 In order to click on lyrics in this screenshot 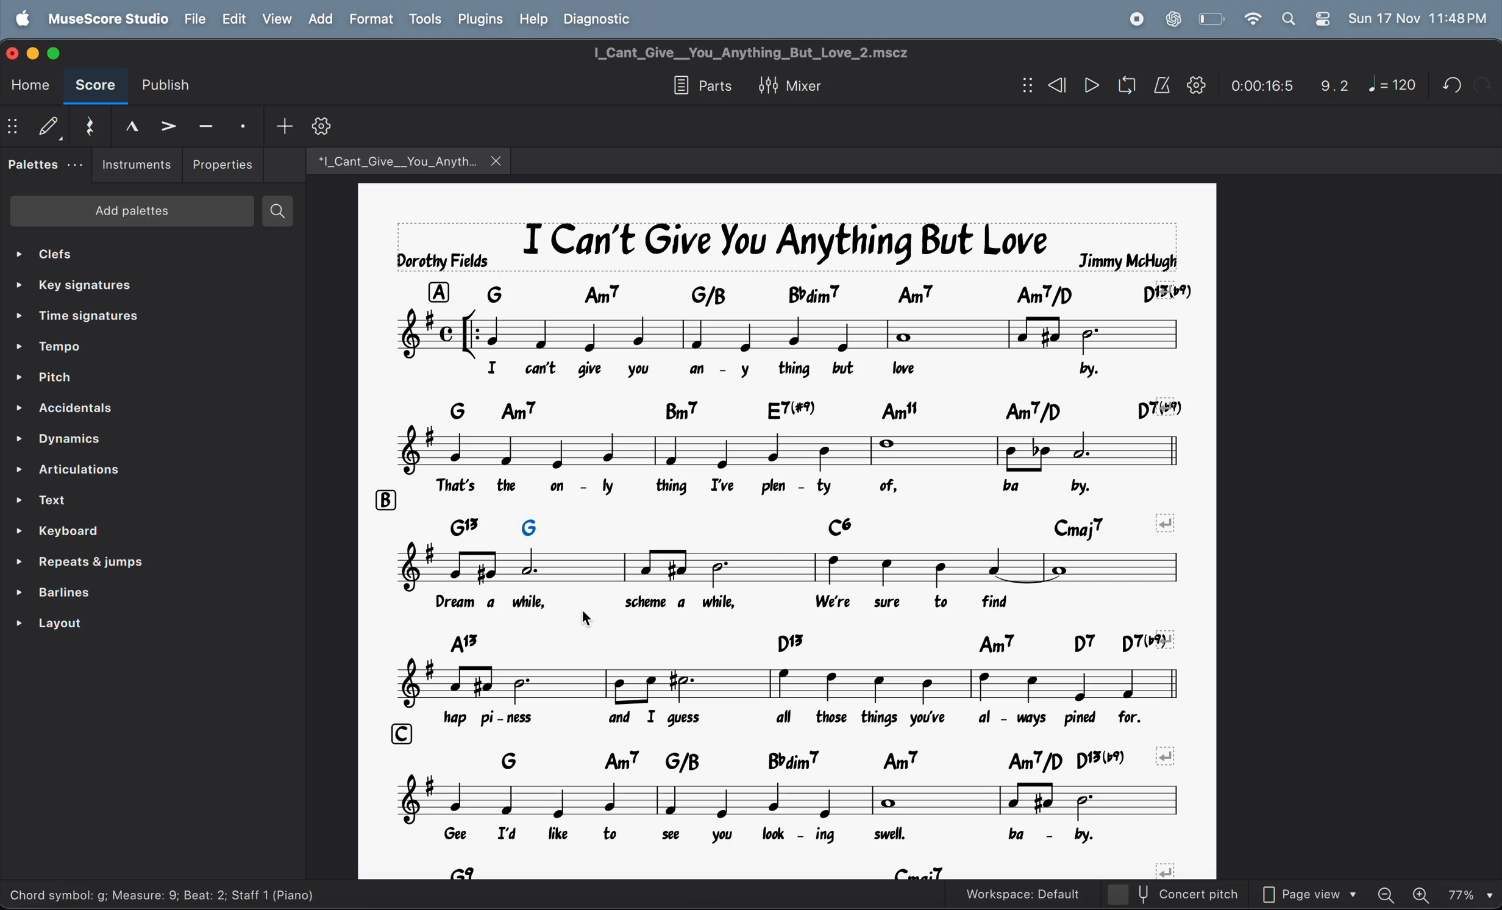, I will do `click(778, 834)`.